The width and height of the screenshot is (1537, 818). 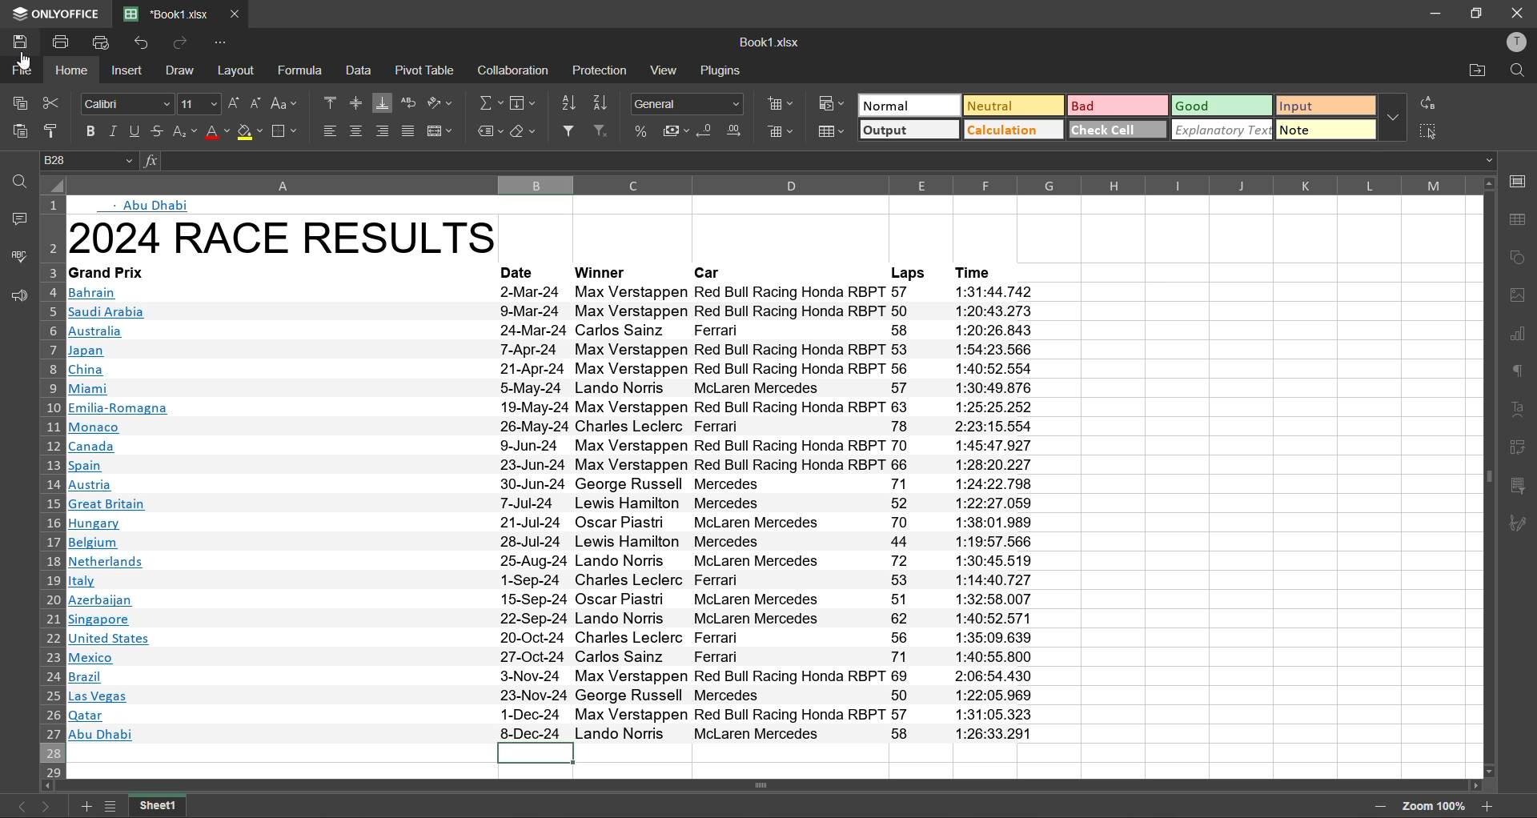 What do you see at coordinates (1433, 808) in the screenshot?
I see `zoom factor` at bounding box center [1433, 808].